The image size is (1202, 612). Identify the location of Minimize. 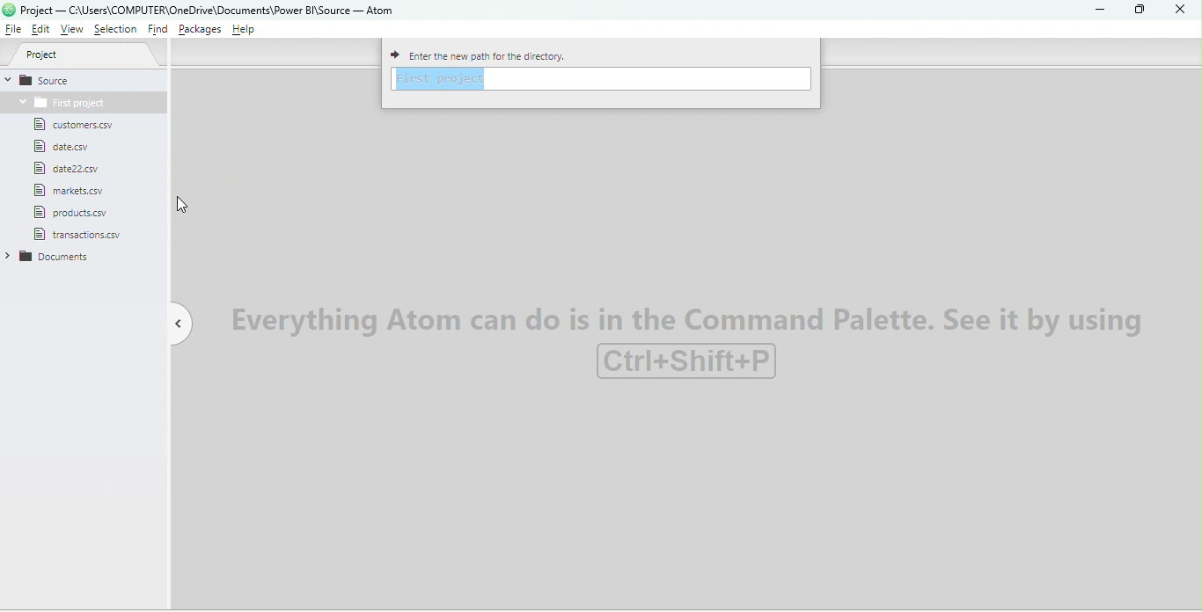
(1097, 10).